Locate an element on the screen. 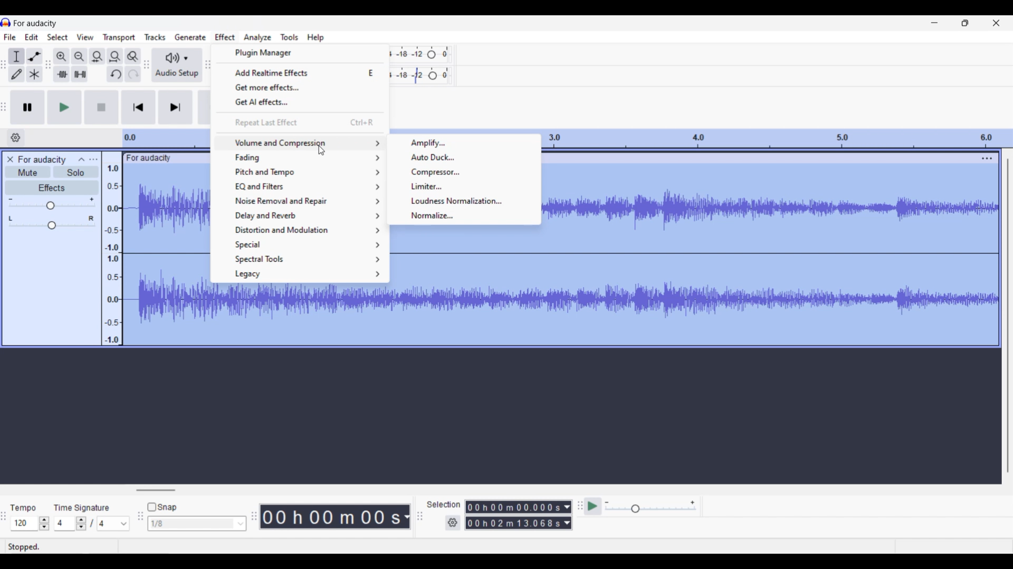  Get AI effects is located at coordinates (301, 103).